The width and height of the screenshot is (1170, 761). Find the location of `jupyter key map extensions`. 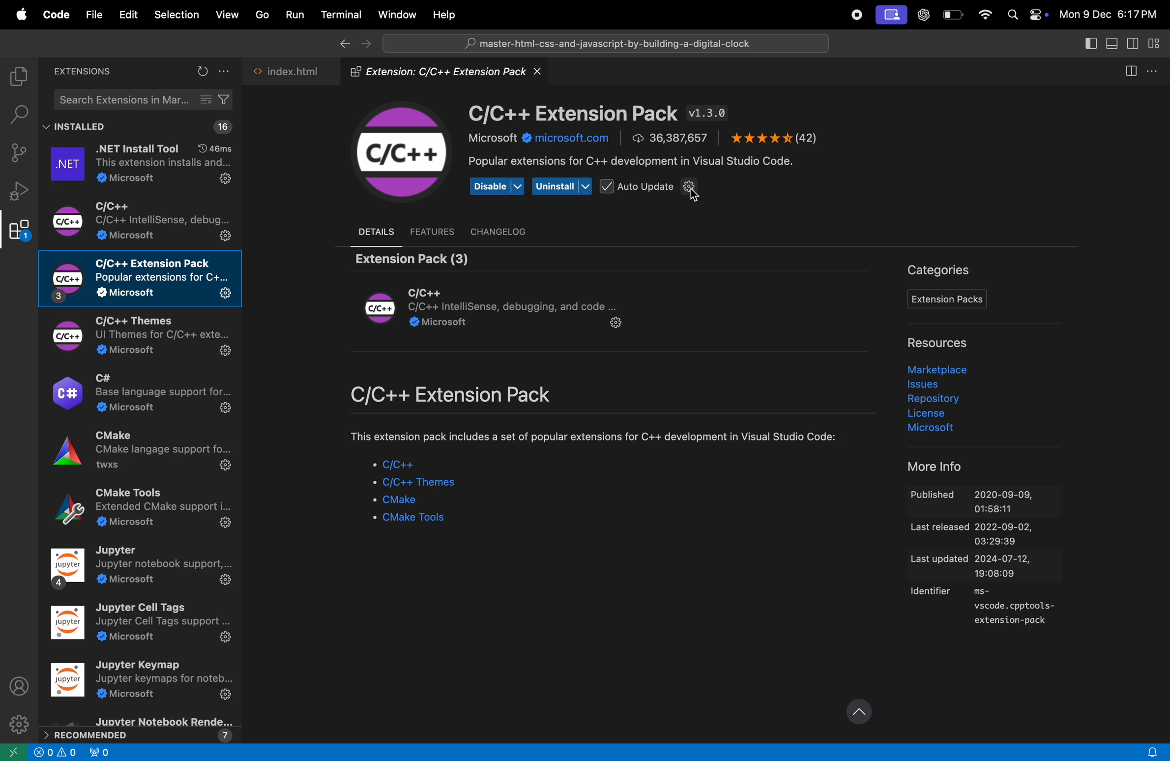

jupyter key map extensions is located at coordinates (142, 682).